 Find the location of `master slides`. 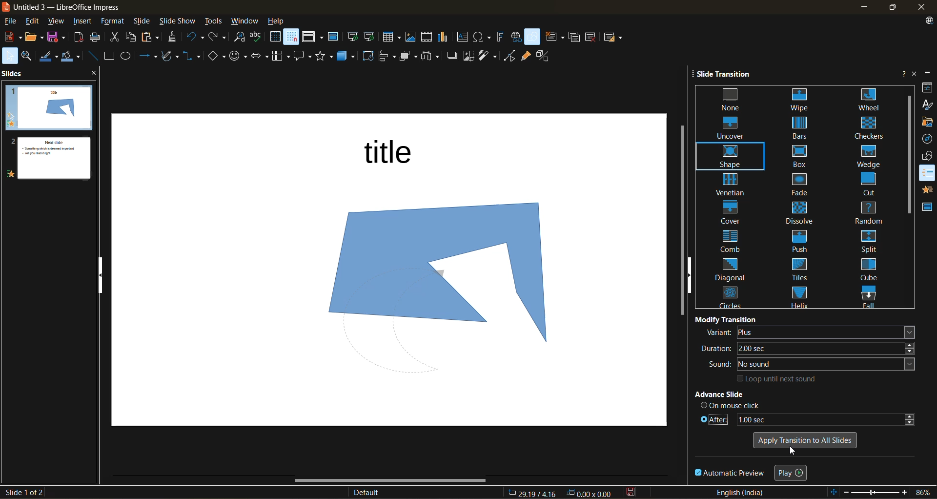

master slides is located at coordinates (928, 209).